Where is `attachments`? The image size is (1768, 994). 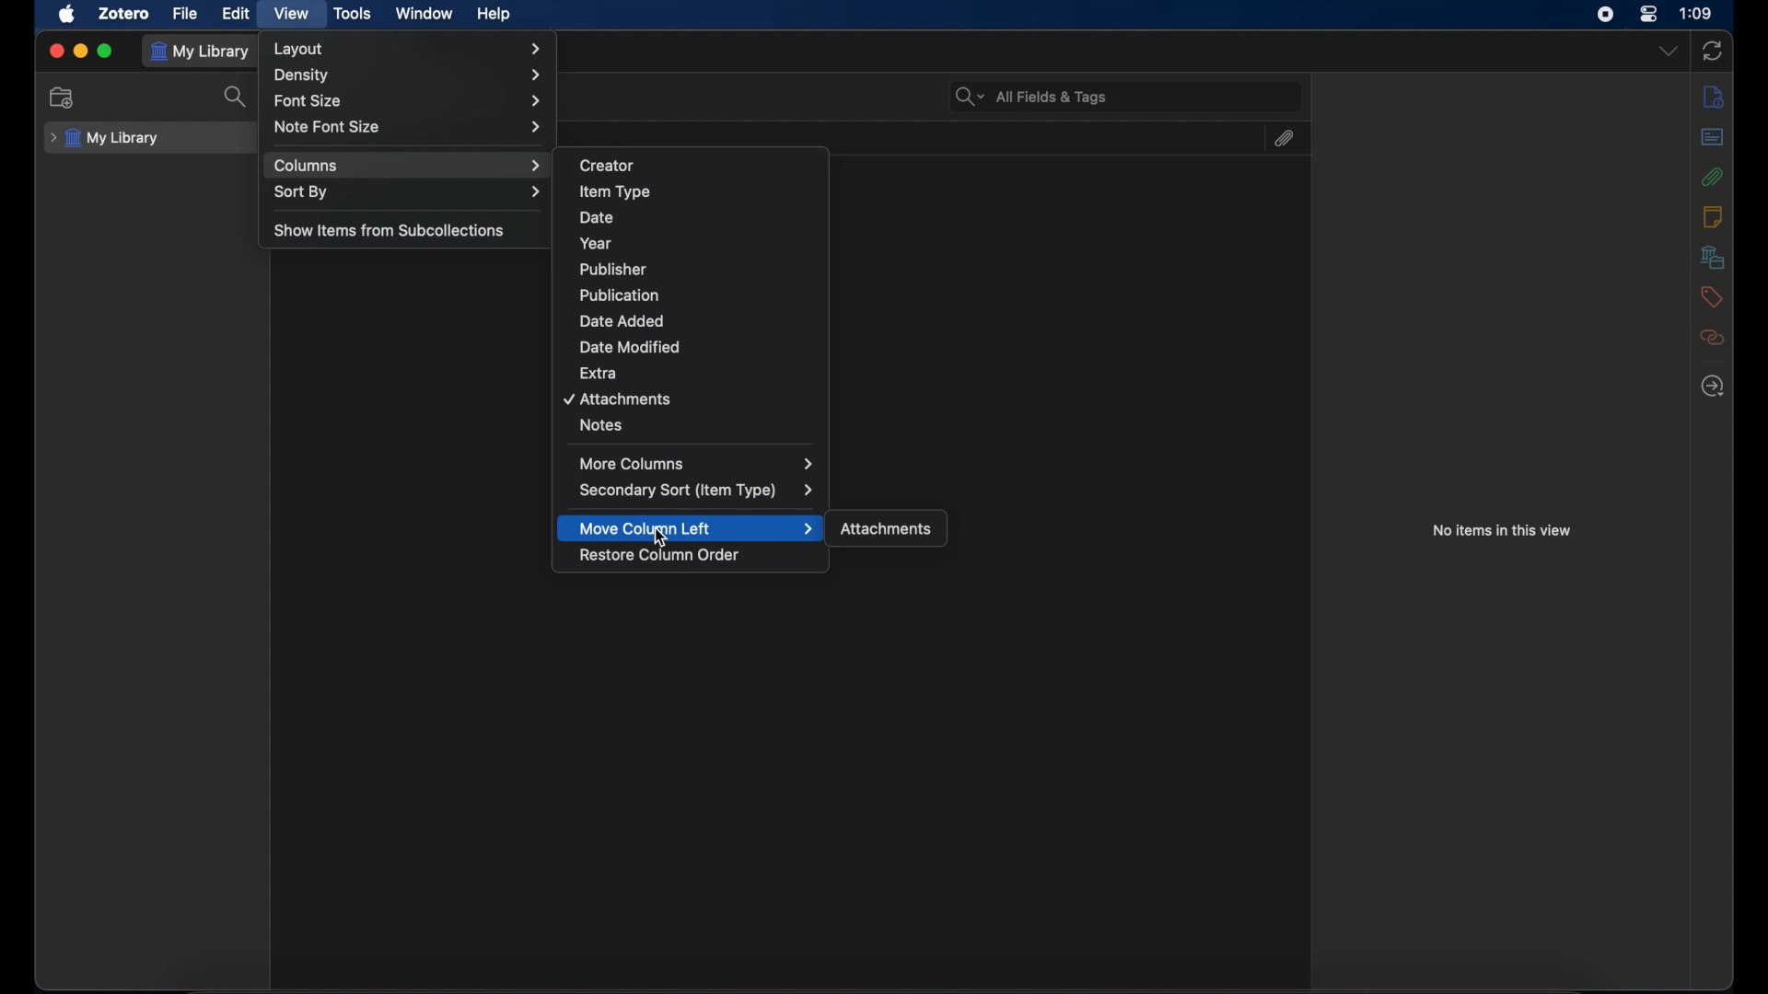
attachments is located at coordinates (888, 530).